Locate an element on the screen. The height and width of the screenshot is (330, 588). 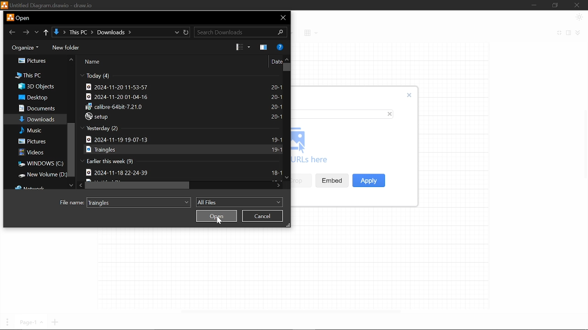
Yesterday (2) is located at coordinates (101, 129).